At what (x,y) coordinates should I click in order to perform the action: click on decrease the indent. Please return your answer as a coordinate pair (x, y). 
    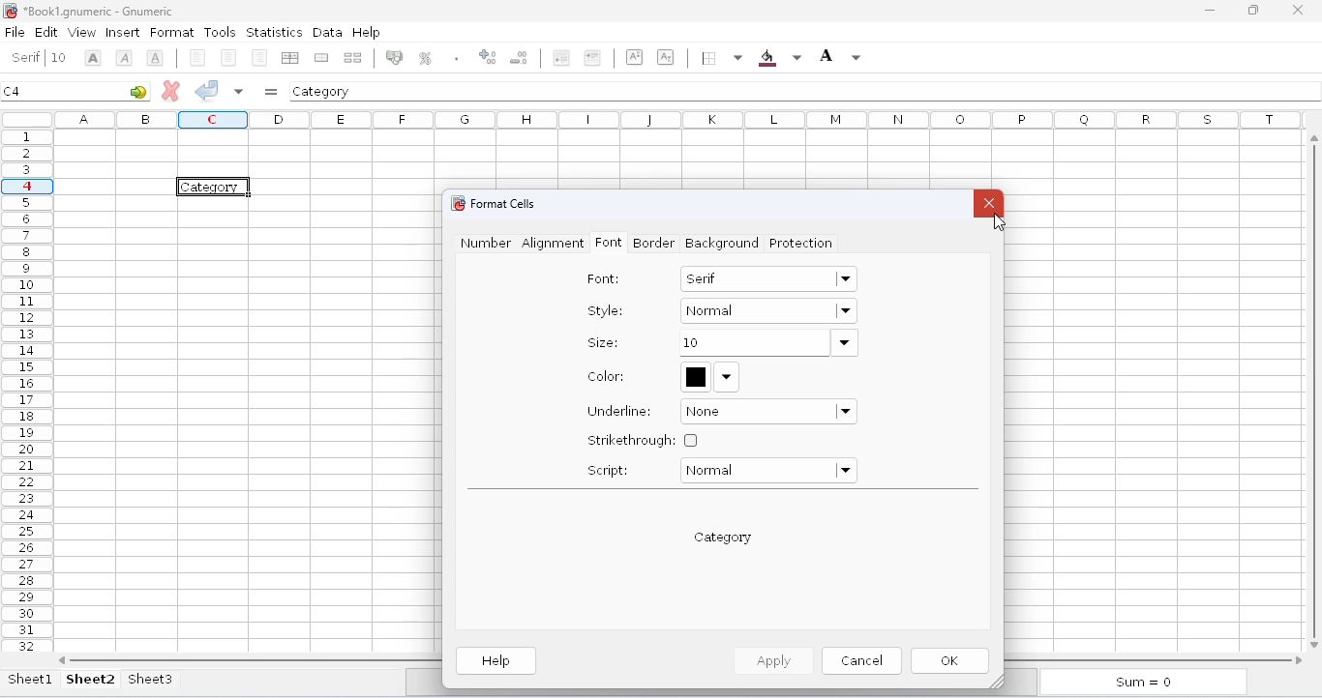
    Looking at the image, I should click on (596, 57).